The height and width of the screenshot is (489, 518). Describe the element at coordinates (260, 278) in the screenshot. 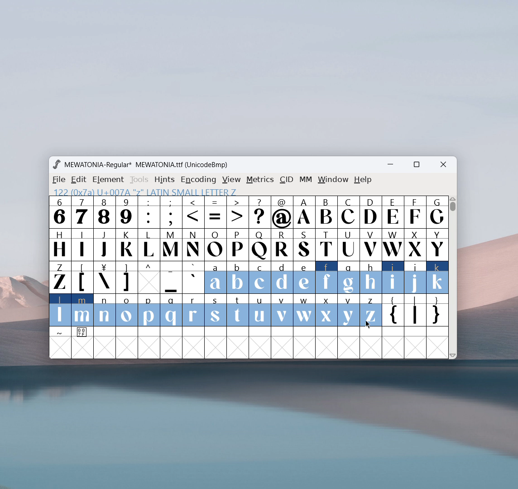

I see `c` at that location.